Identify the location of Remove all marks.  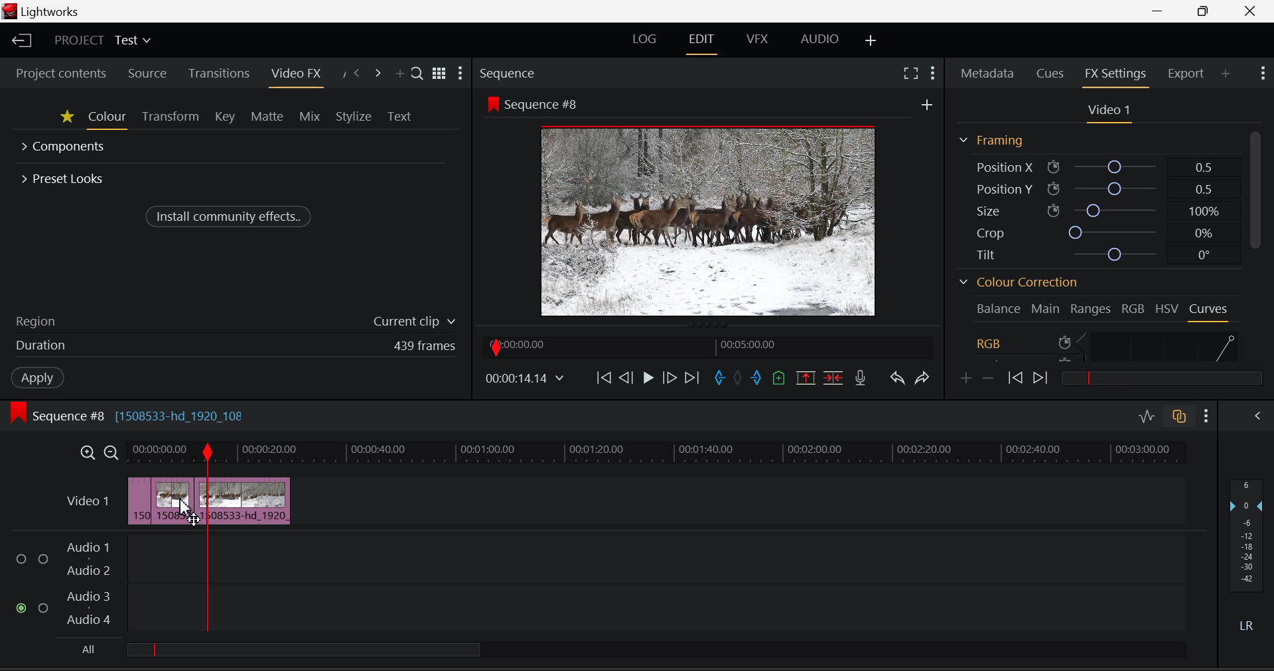
(739, 379).